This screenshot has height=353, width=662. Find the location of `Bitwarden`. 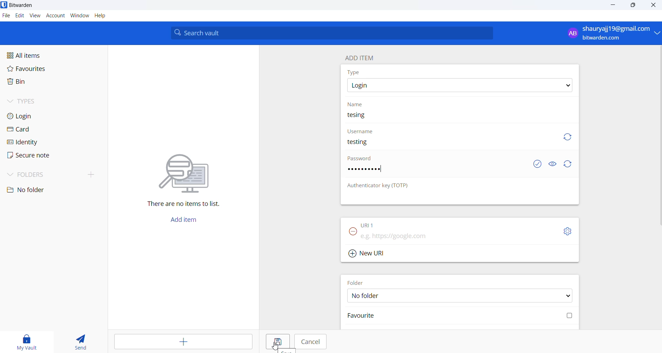

Bitwarden is located at coordinates (24, 5).